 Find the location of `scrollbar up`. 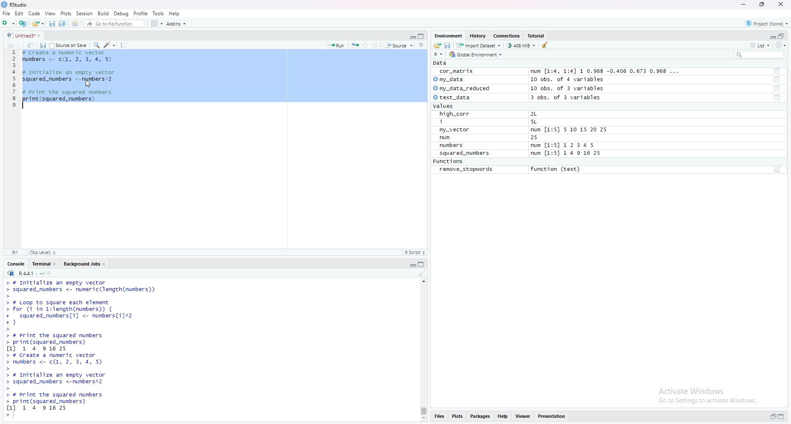

scrollbar up is located at coordinates (423, 280).